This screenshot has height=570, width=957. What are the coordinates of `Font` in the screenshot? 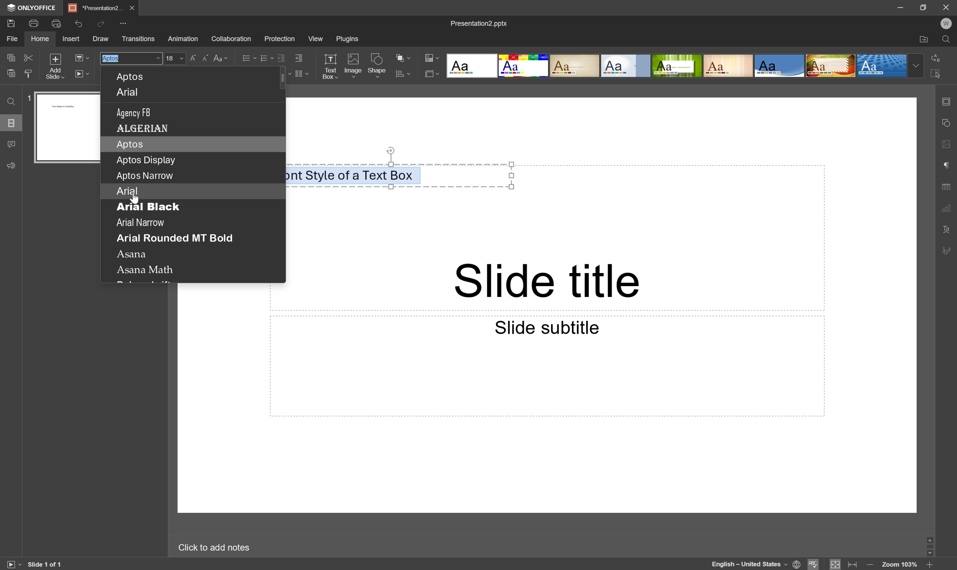 It's located at (130, 57).